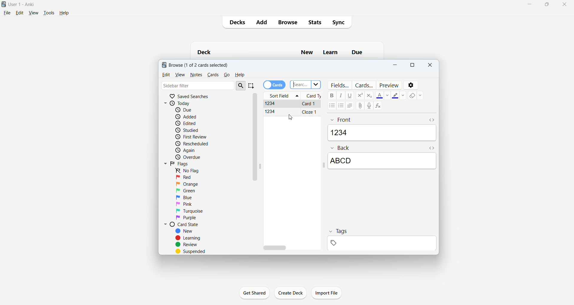  What do you see at coordinates (180, 75) in the screenshot?
I see `view` at bounding box center [180, 75].